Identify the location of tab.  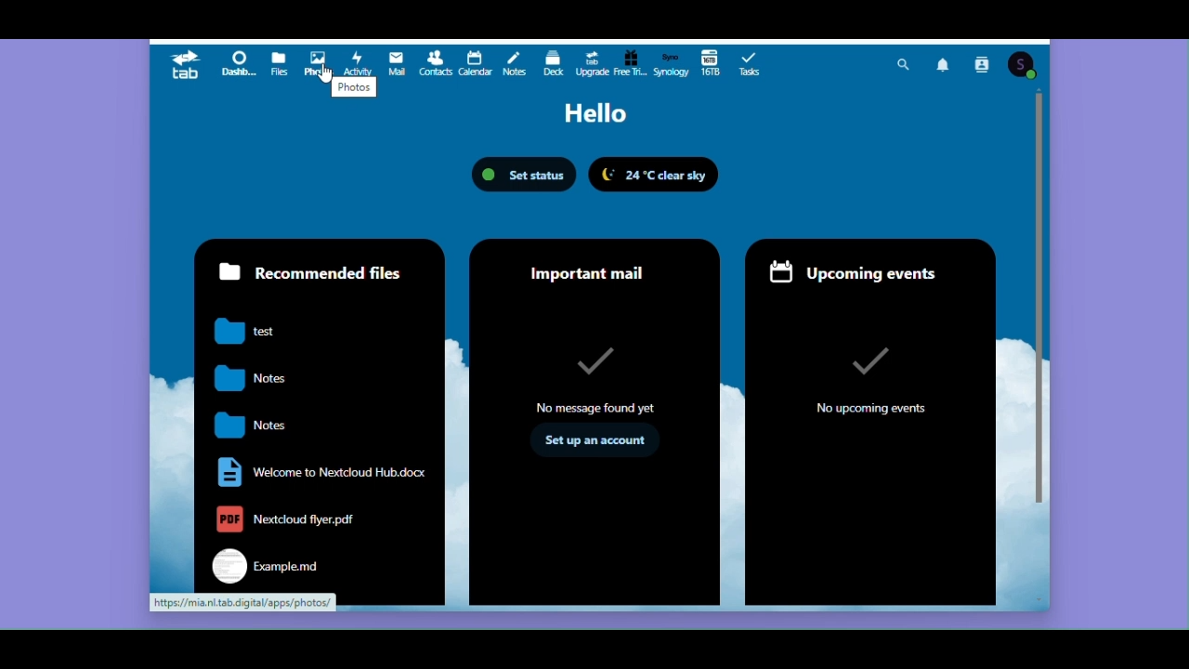
(187, 64).